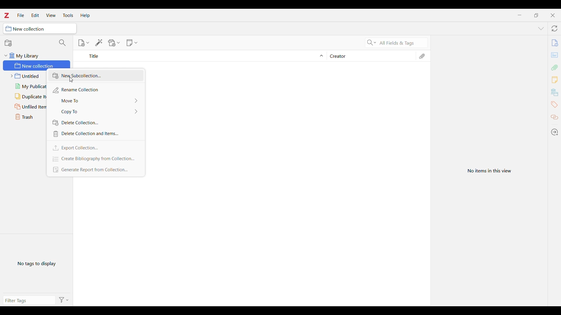 The height and width of the screenshot is (315, 561). I want to click on List all tabs, so click(541, 29).